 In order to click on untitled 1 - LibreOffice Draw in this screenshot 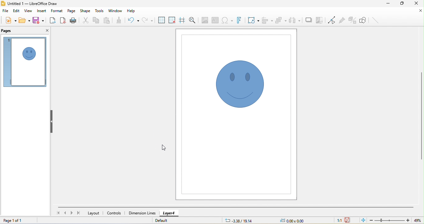, I will do `click(33, 4)`.